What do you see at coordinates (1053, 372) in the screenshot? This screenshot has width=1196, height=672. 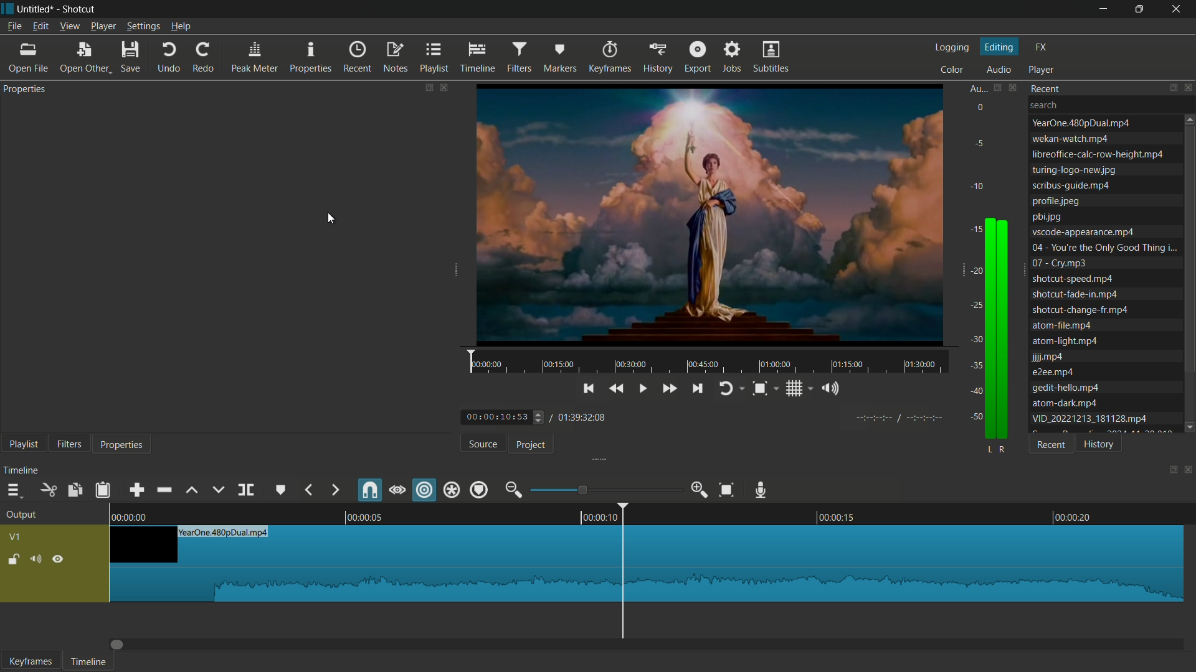 I see `file-17` at bounding box center [1053, 372].